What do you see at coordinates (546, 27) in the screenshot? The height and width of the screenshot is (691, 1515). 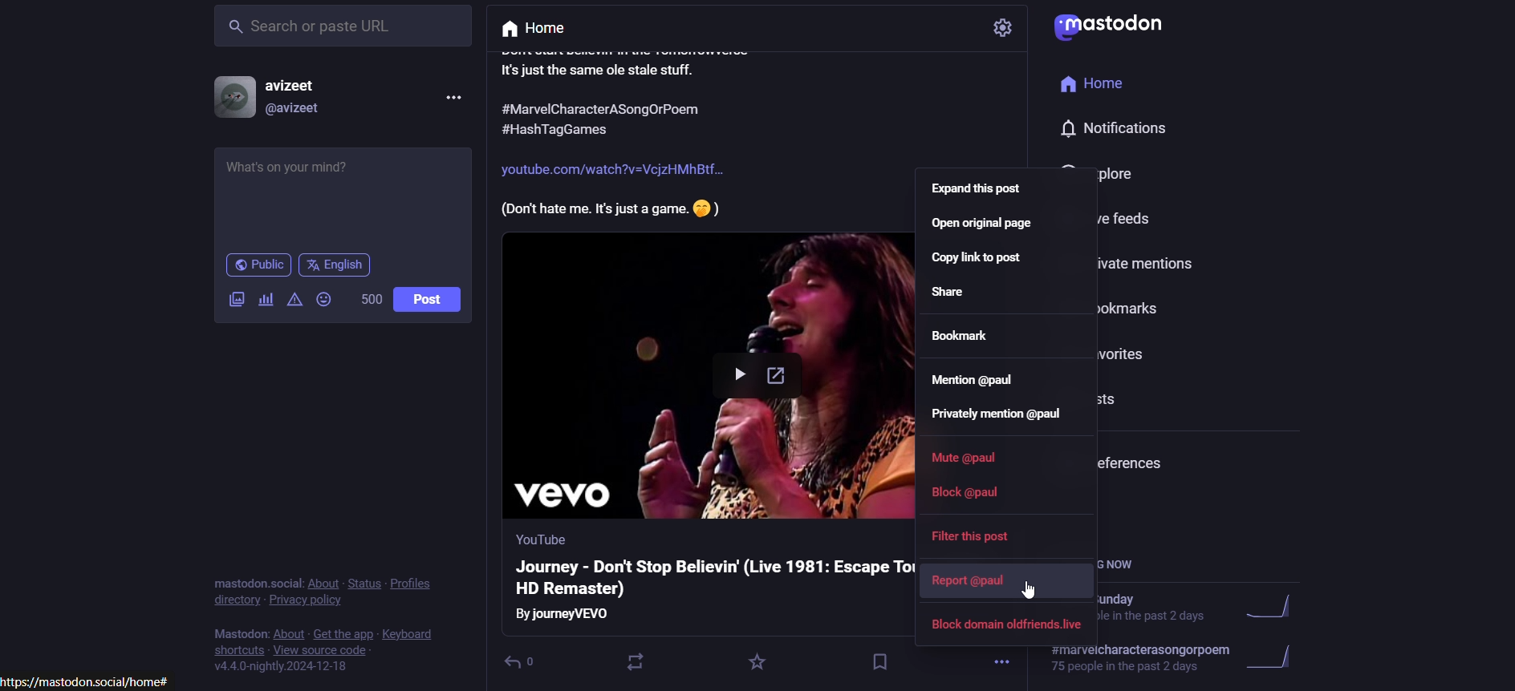 I see `home` at bounding box center [546, 27].